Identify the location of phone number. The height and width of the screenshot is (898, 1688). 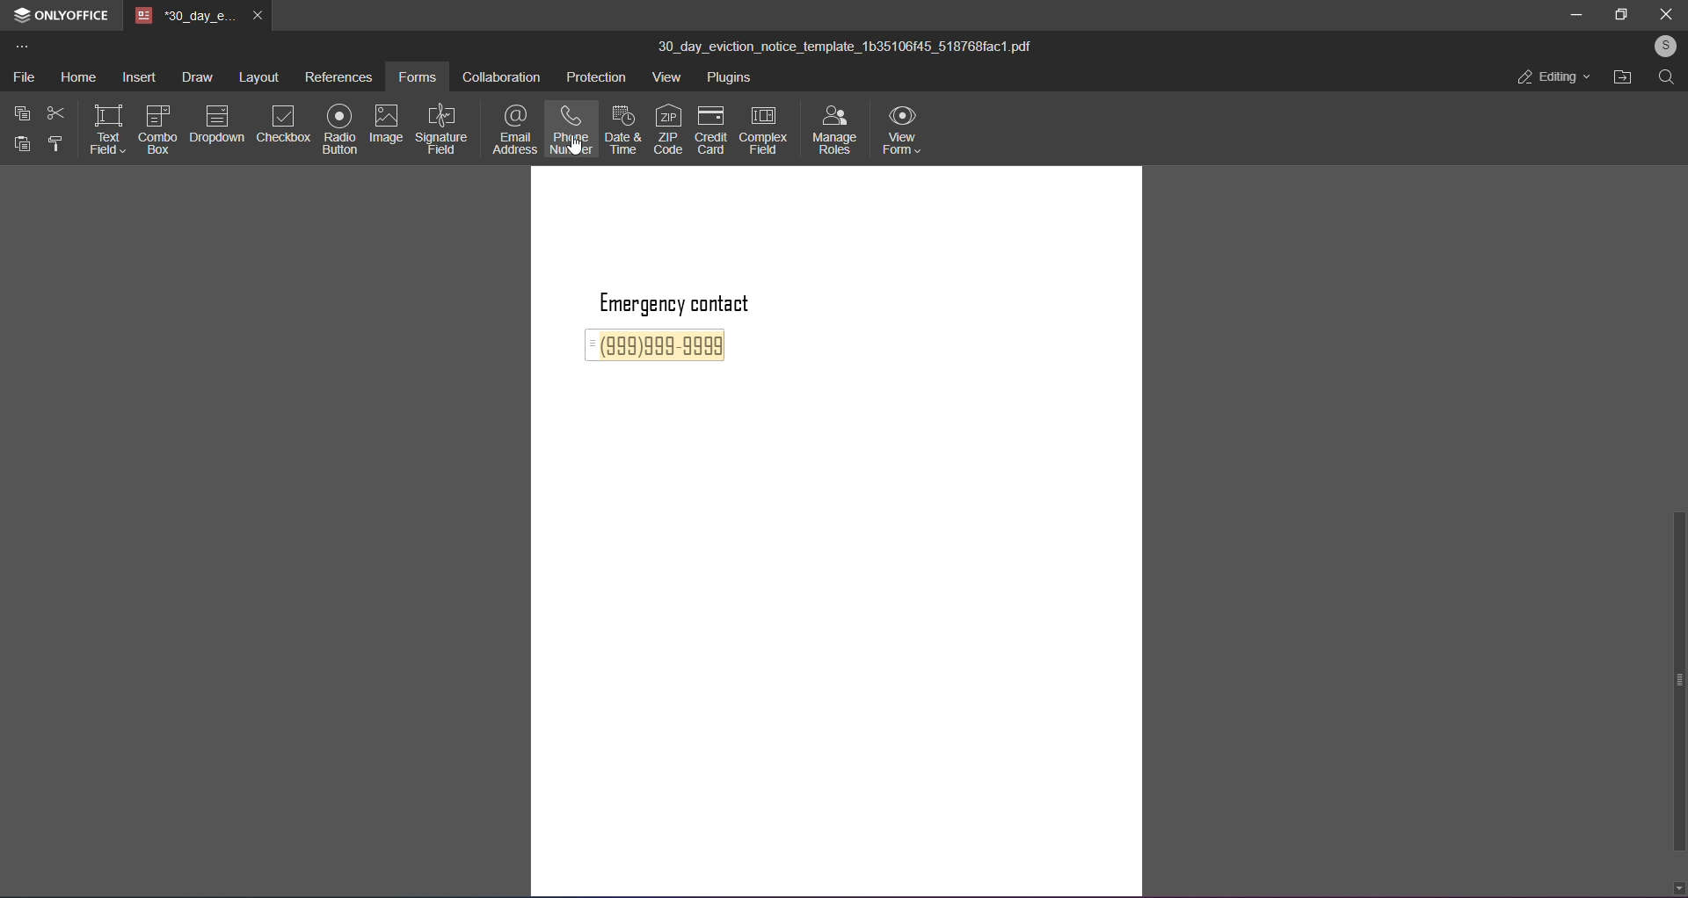
(572, 129).